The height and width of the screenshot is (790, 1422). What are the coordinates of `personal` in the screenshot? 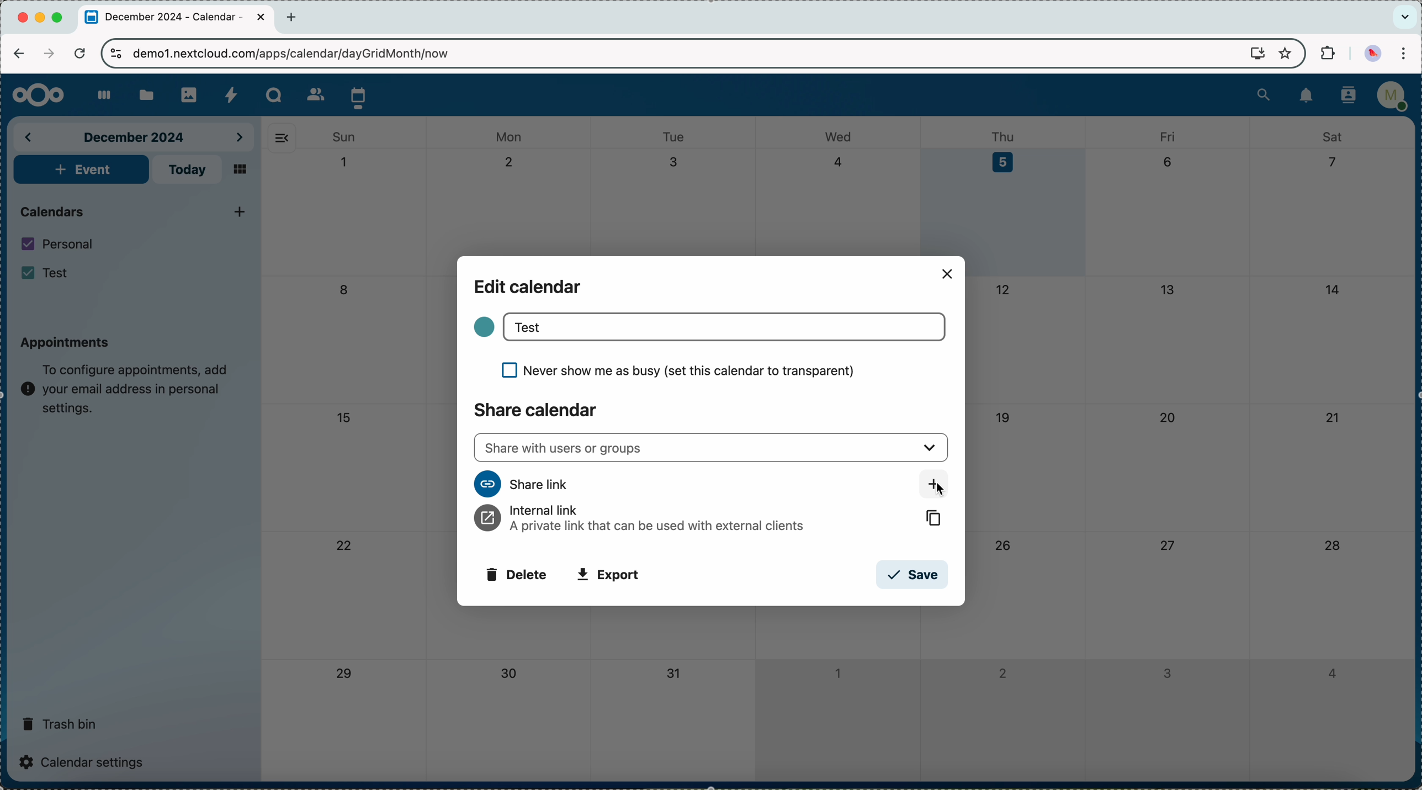 It's located at (60, 244).